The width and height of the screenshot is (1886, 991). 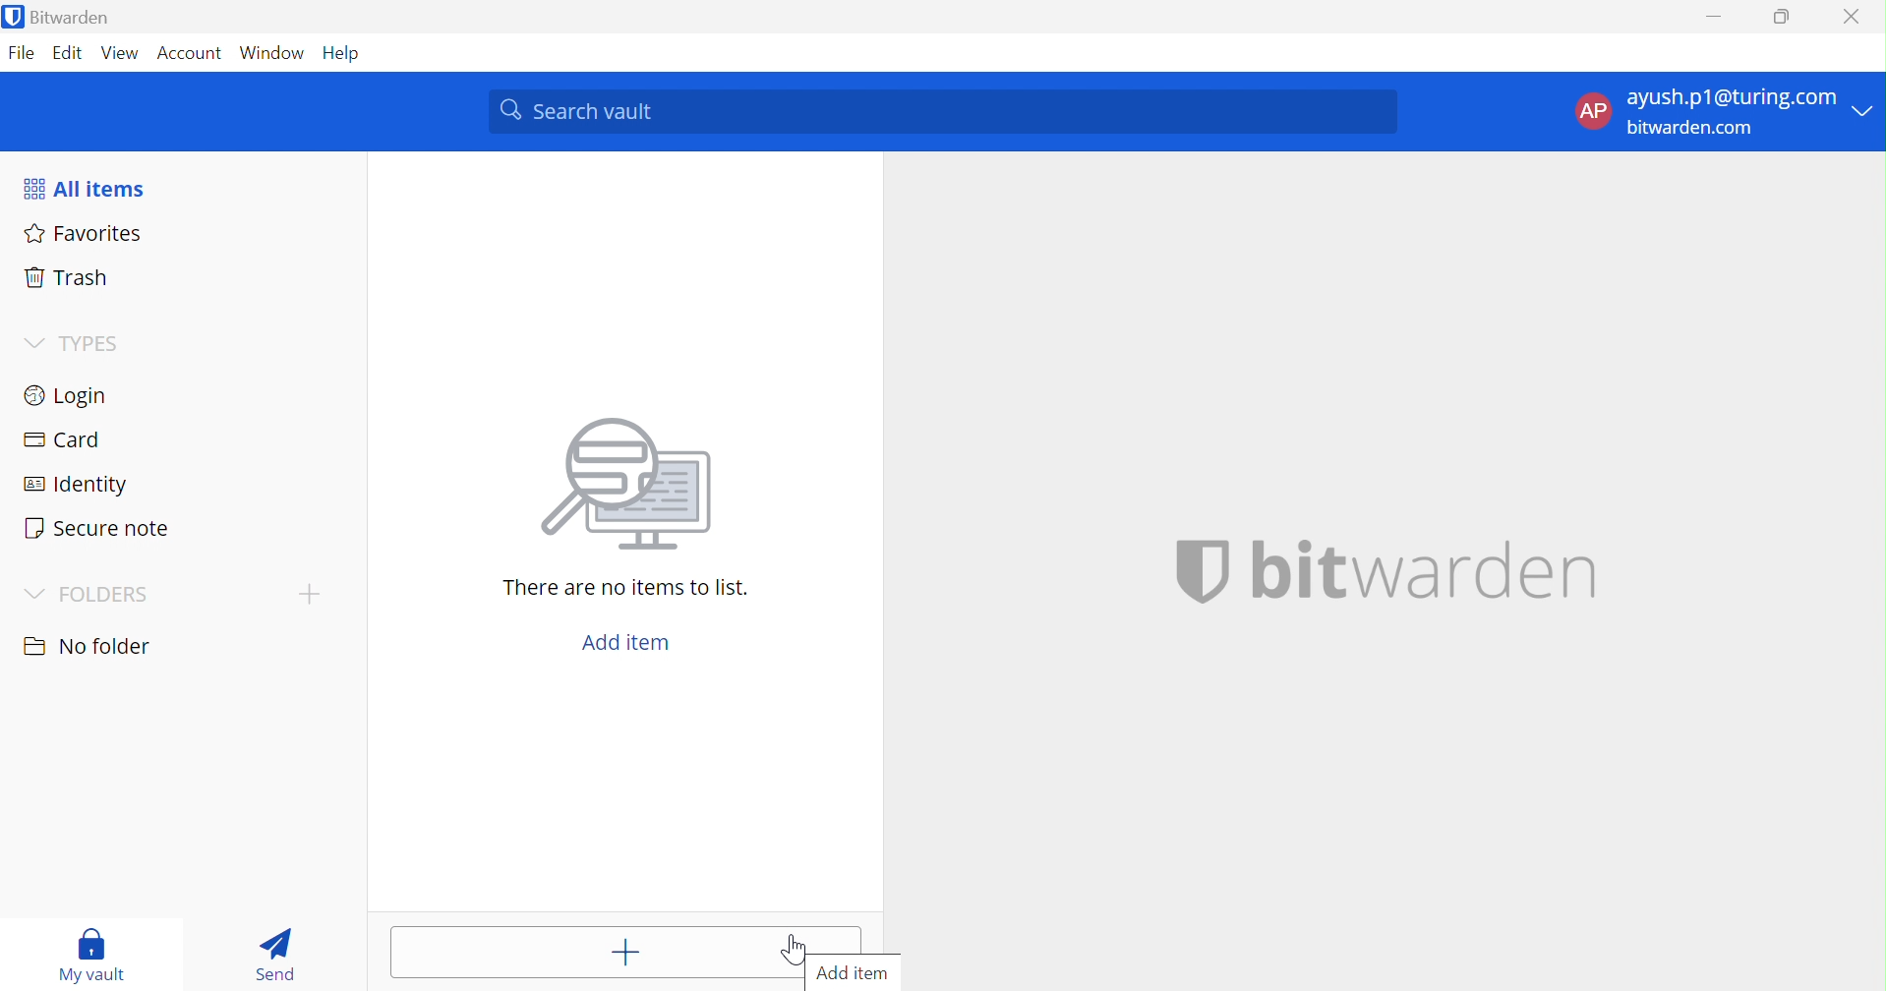 What do you see at coordinates (944, 111) in the screenshot?
I see `Search Vault` at bounding box center [944, 111].